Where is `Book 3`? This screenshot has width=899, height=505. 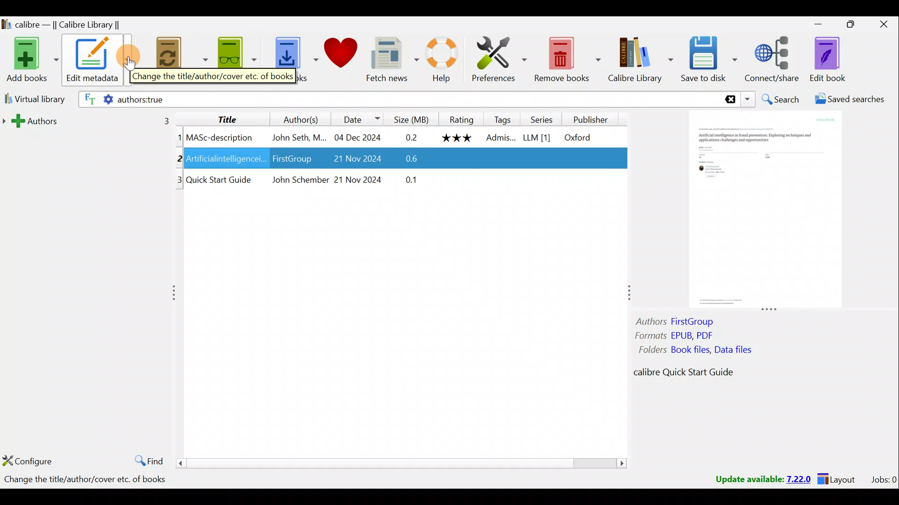 Book 3 is located at coordinates (403, 181).